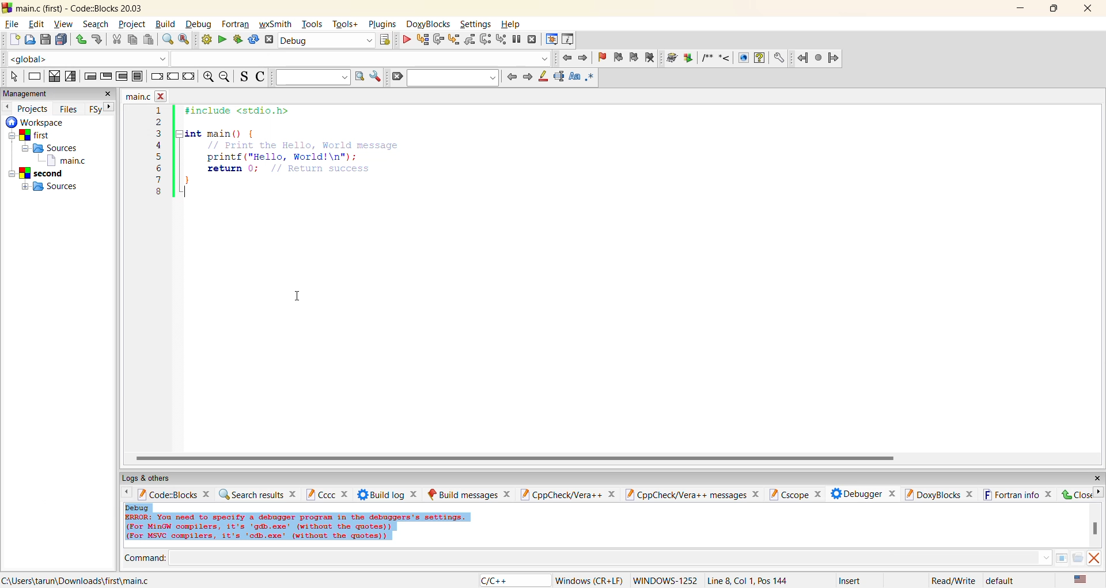  I want to click on save, so click(44, 39).